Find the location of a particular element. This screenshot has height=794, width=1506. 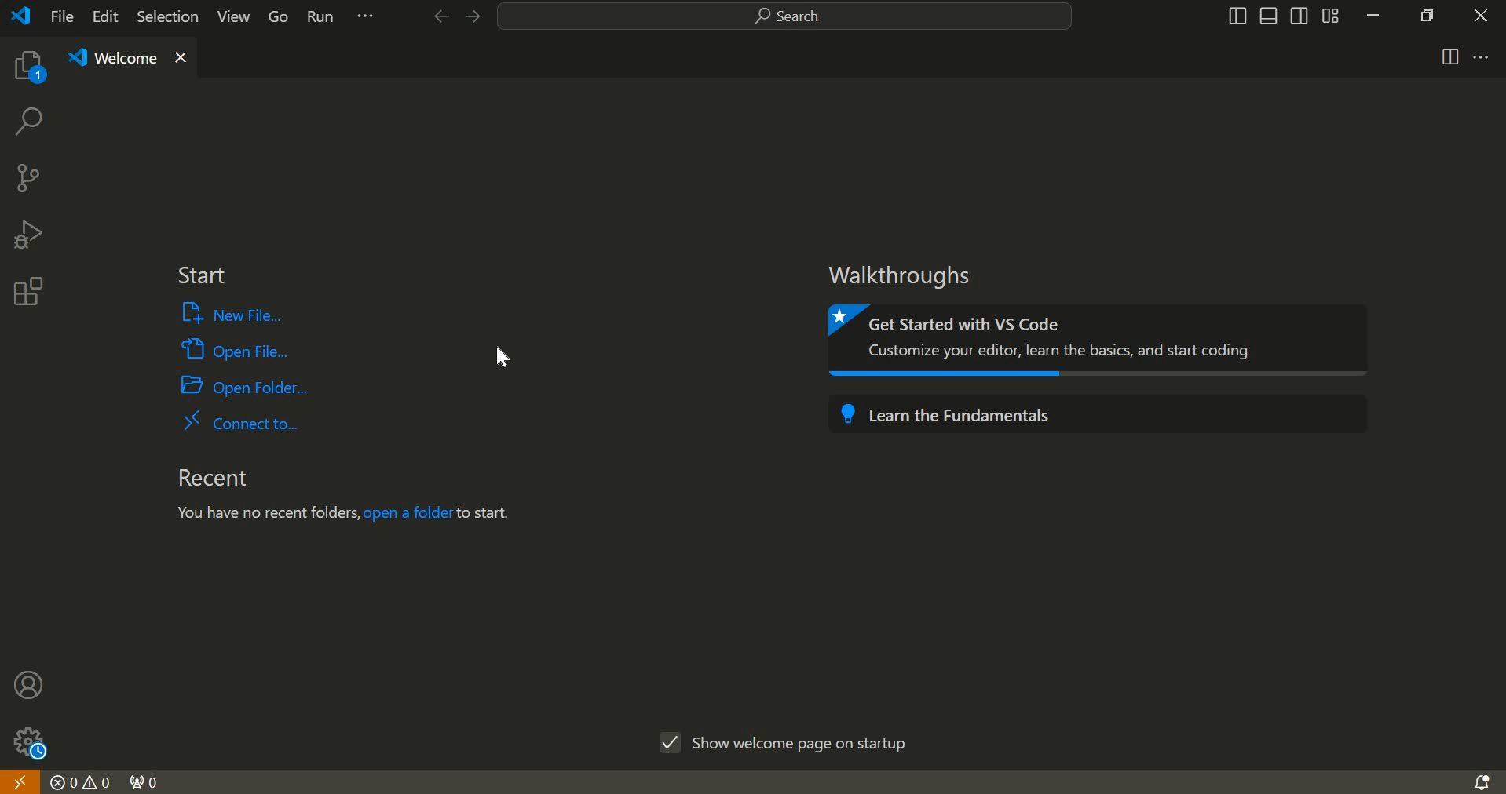

more actions is located at coordinates (1482, 56).